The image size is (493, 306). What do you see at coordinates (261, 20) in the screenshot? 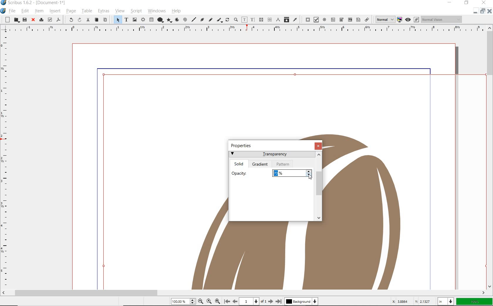
I see `link text frames` at bounding box center [261, 20].